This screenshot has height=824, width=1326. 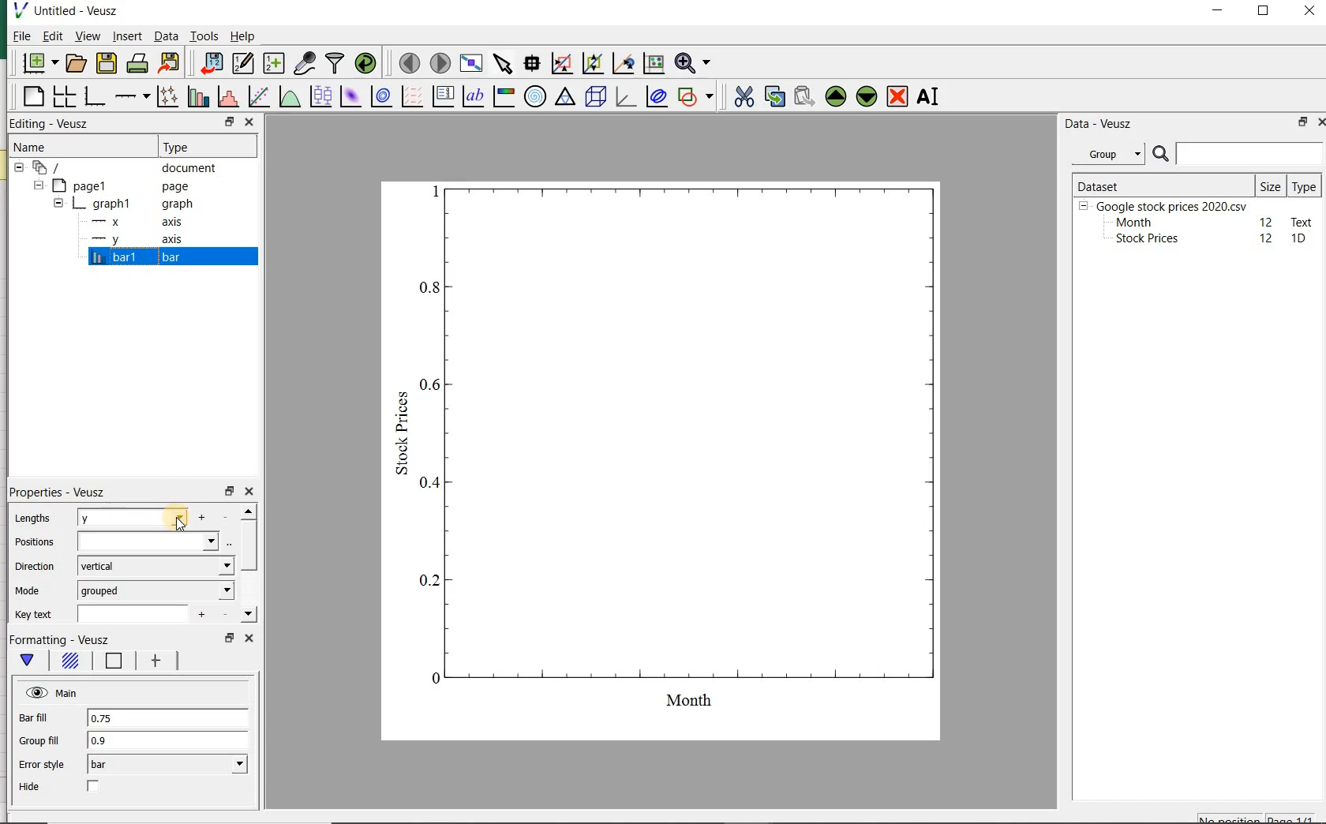 I want to click on reload linked datasets, so click(x=369, y=64).